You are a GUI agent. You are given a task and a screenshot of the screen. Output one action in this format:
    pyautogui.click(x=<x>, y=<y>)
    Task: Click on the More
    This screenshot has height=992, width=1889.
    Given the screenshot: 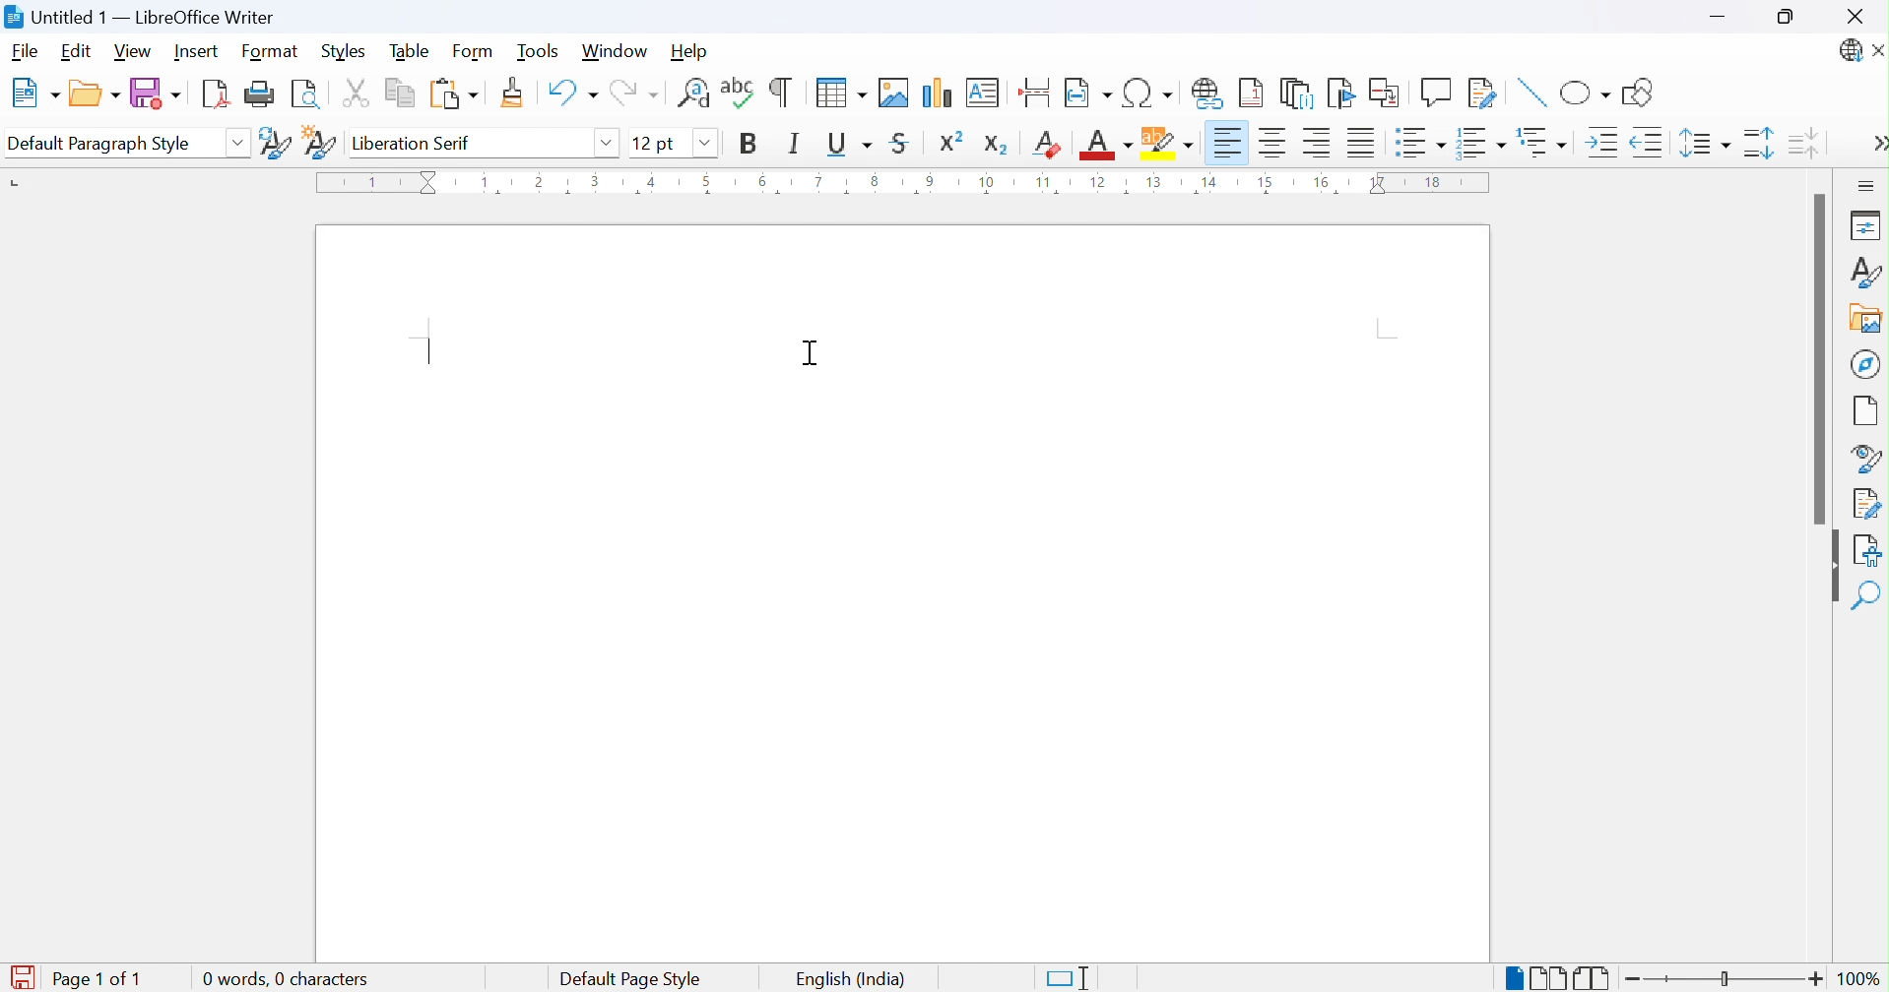 What is the action you would take?
    pyautogui.click(x=1877, y=143)
    